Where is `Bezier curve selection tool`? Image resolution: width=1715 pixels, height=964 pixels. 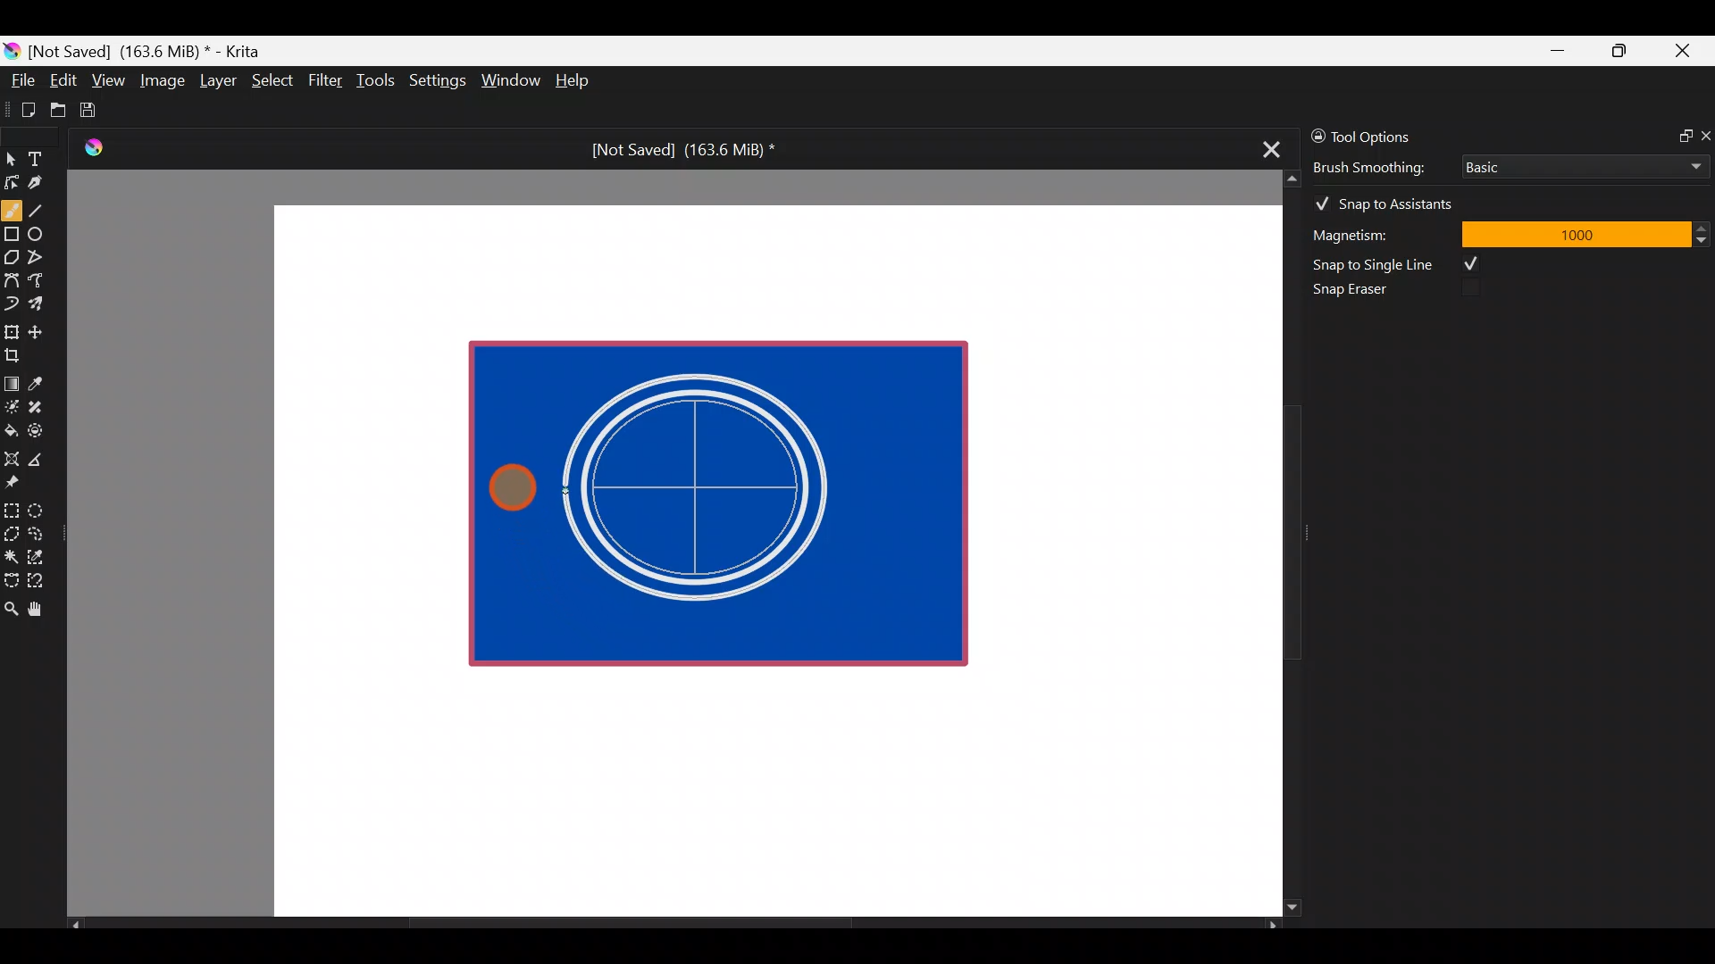
Bezier curve selection tool is located at coordinates (11, 578).